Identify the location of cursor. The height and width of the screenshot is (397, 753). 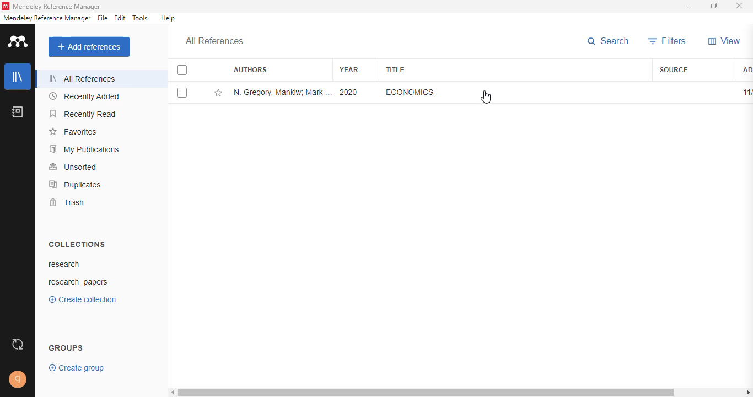
(487, 98).